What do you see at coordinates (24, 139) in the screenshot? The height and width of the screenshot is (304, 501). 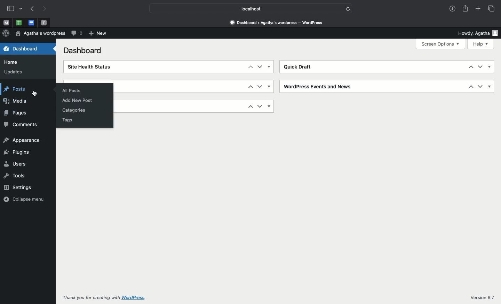 I see `Appearance` at bounding box center [24, 139].